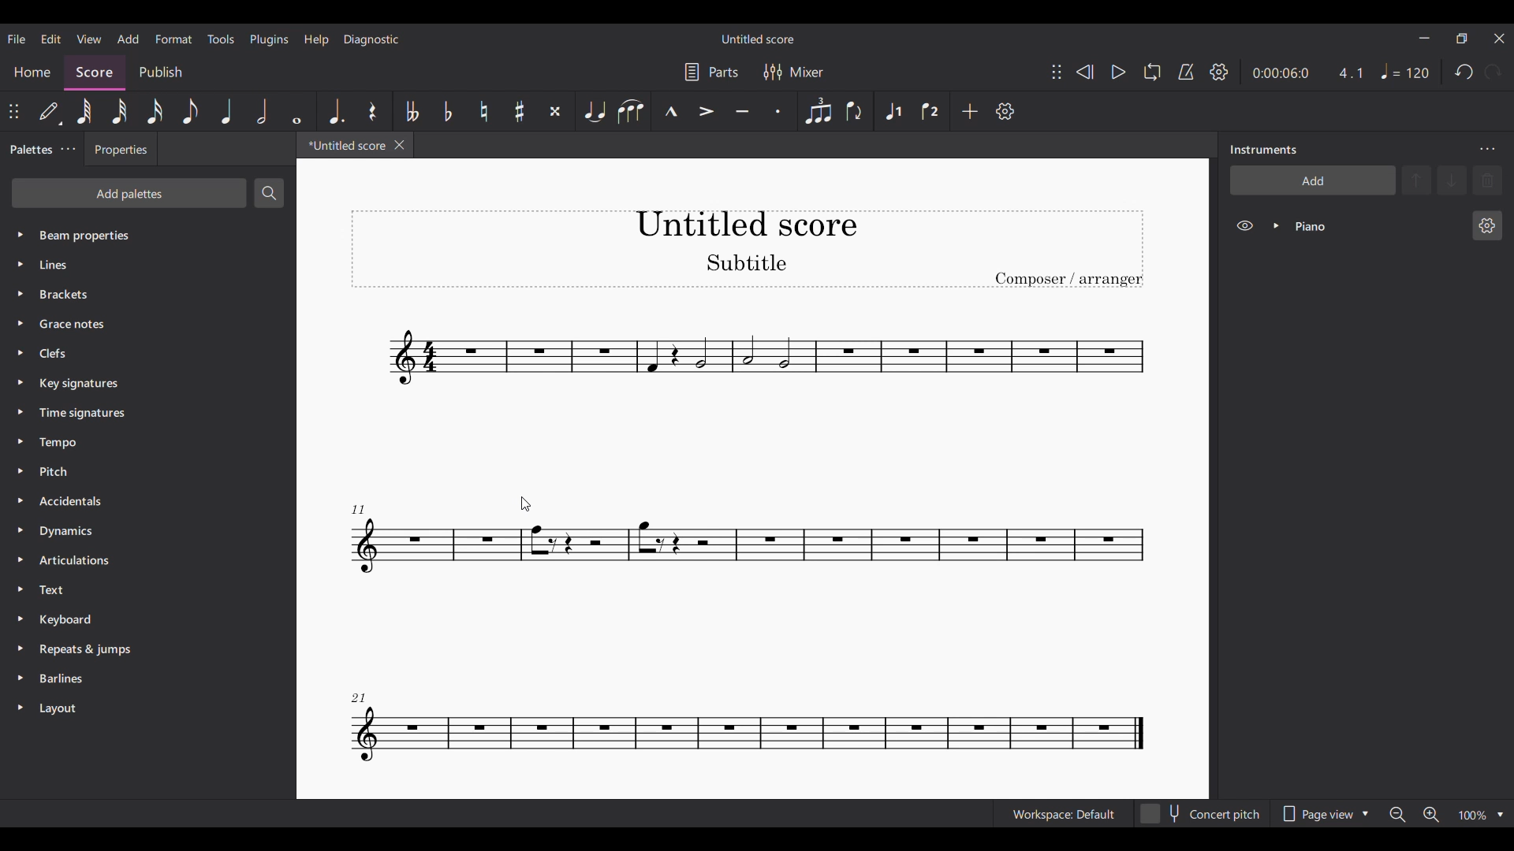 The image size is (1514, 851). I want to click on Play, so click(1118, 72).